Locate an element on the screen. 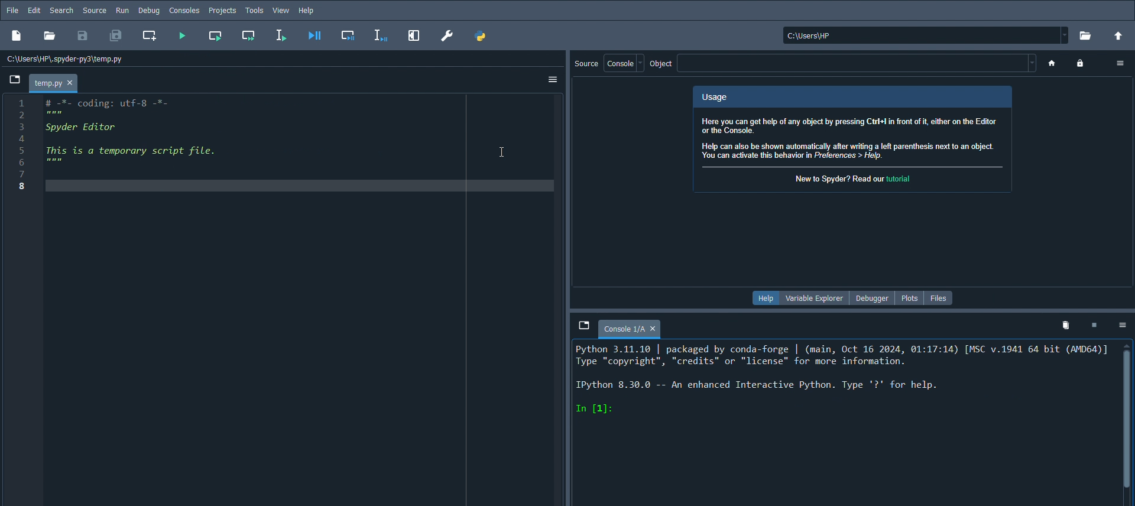 The image size is (1135, 506). Edit is located at coordinates (33, 9).